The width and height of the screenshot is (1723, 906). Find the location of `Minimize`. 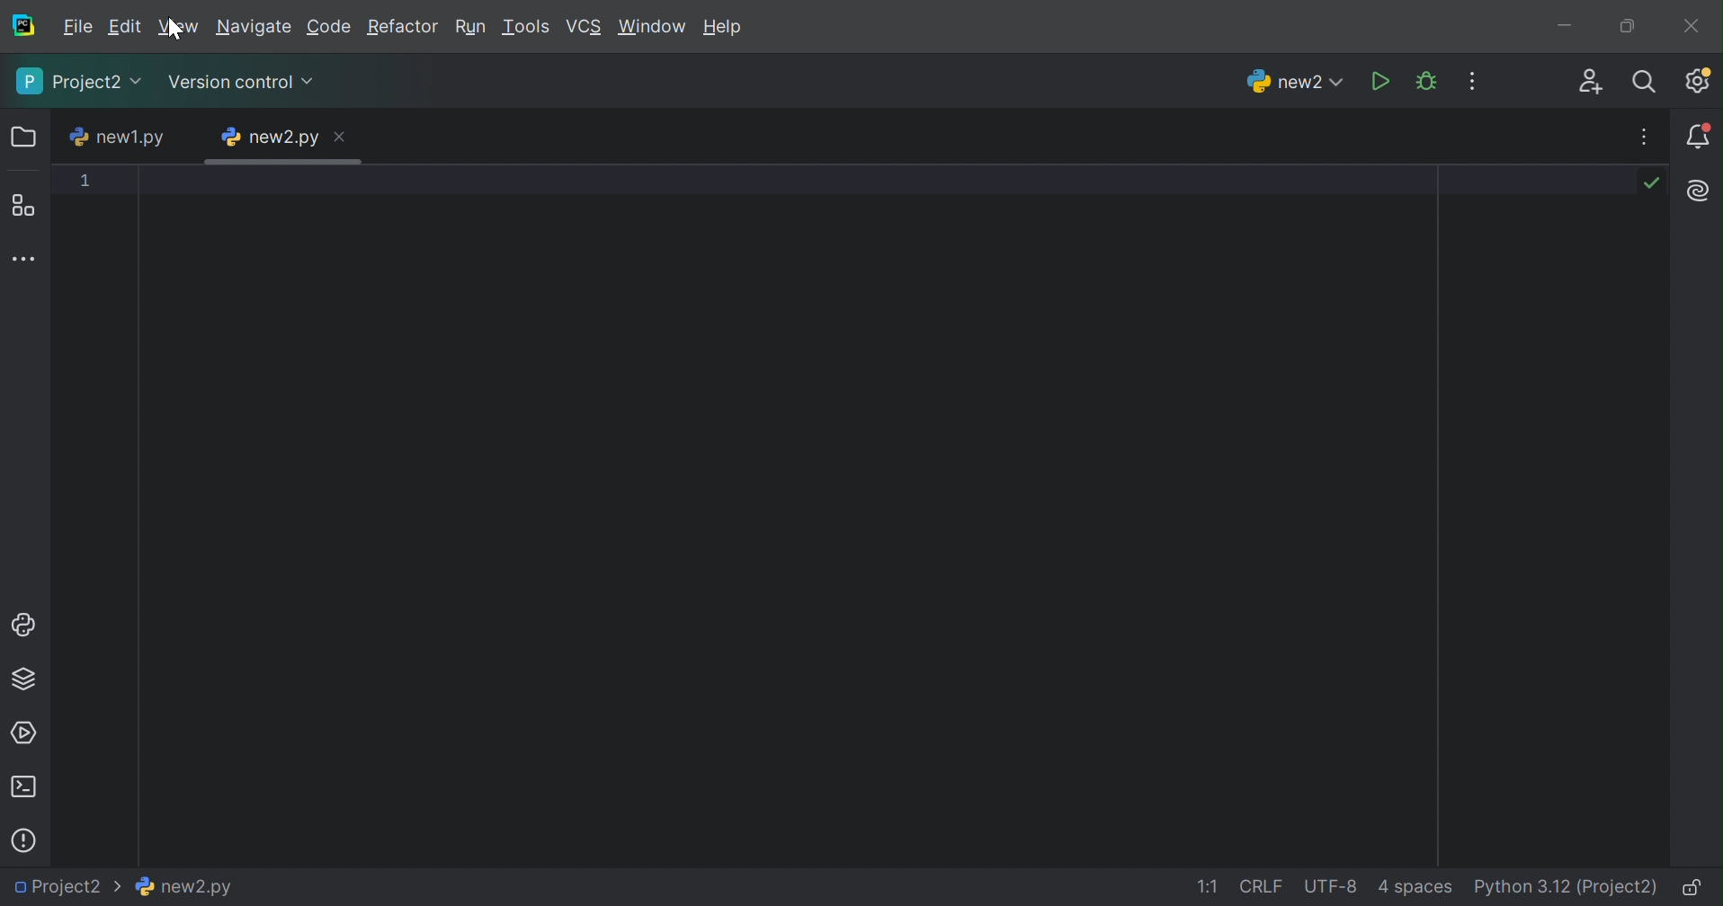

Minimize is located at coordinates (1574, 26).